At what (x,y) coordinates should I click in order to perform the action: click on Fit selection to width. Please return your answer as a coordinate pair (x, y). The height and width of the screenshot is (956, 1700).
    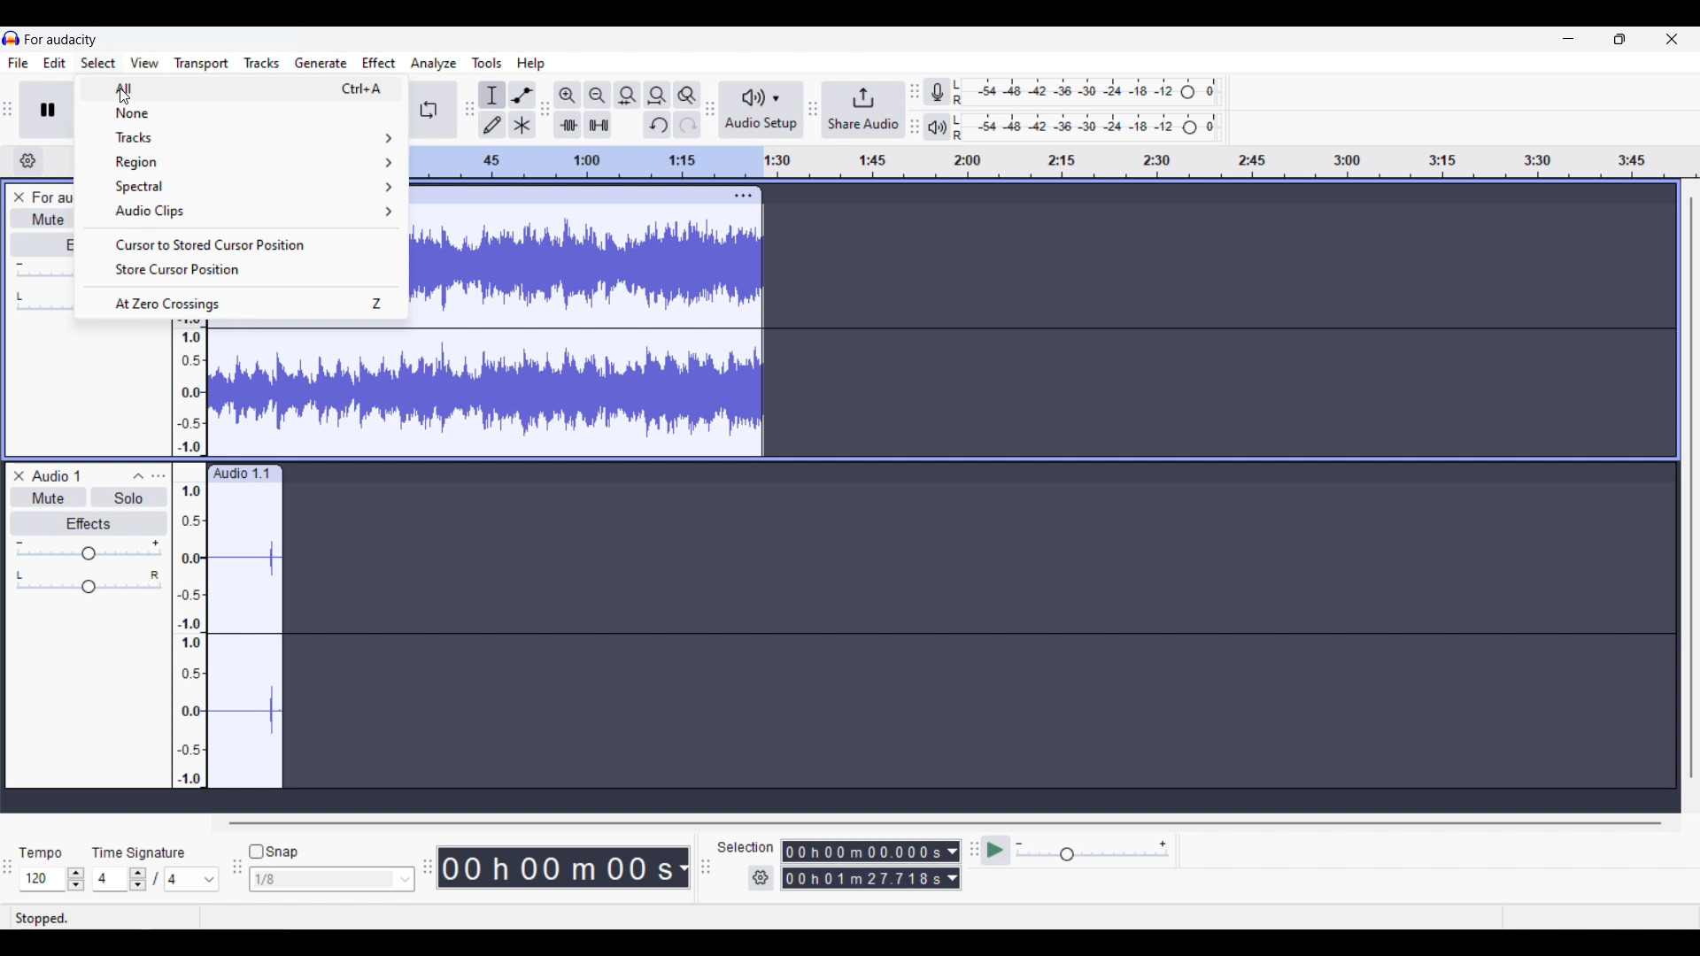
    Looking at the image, I should click on (628, 95).